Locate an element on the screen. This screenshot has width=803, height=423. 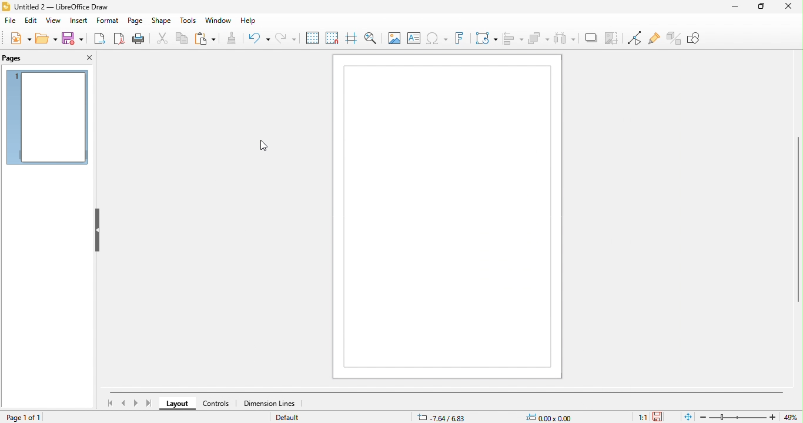
redo is located at coordinates (285, 38).